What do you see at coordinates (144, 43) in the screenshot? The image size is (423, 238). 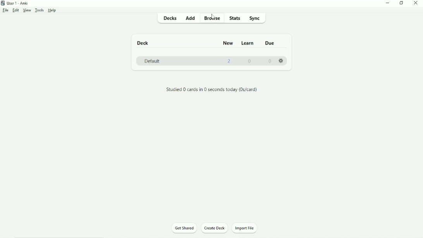 I see `Deck` at bounding box center [144, 43].